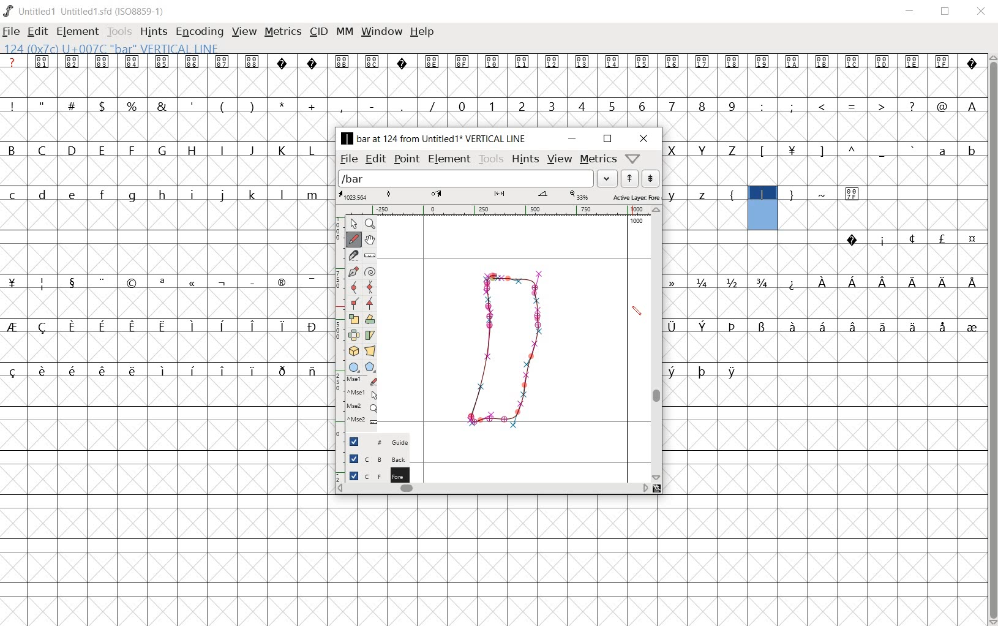 The height and width of the screenshot is (626, 998). Describe the element at coordinates (370, 239) in the screenshot. I see `scroll by hand` at that location.